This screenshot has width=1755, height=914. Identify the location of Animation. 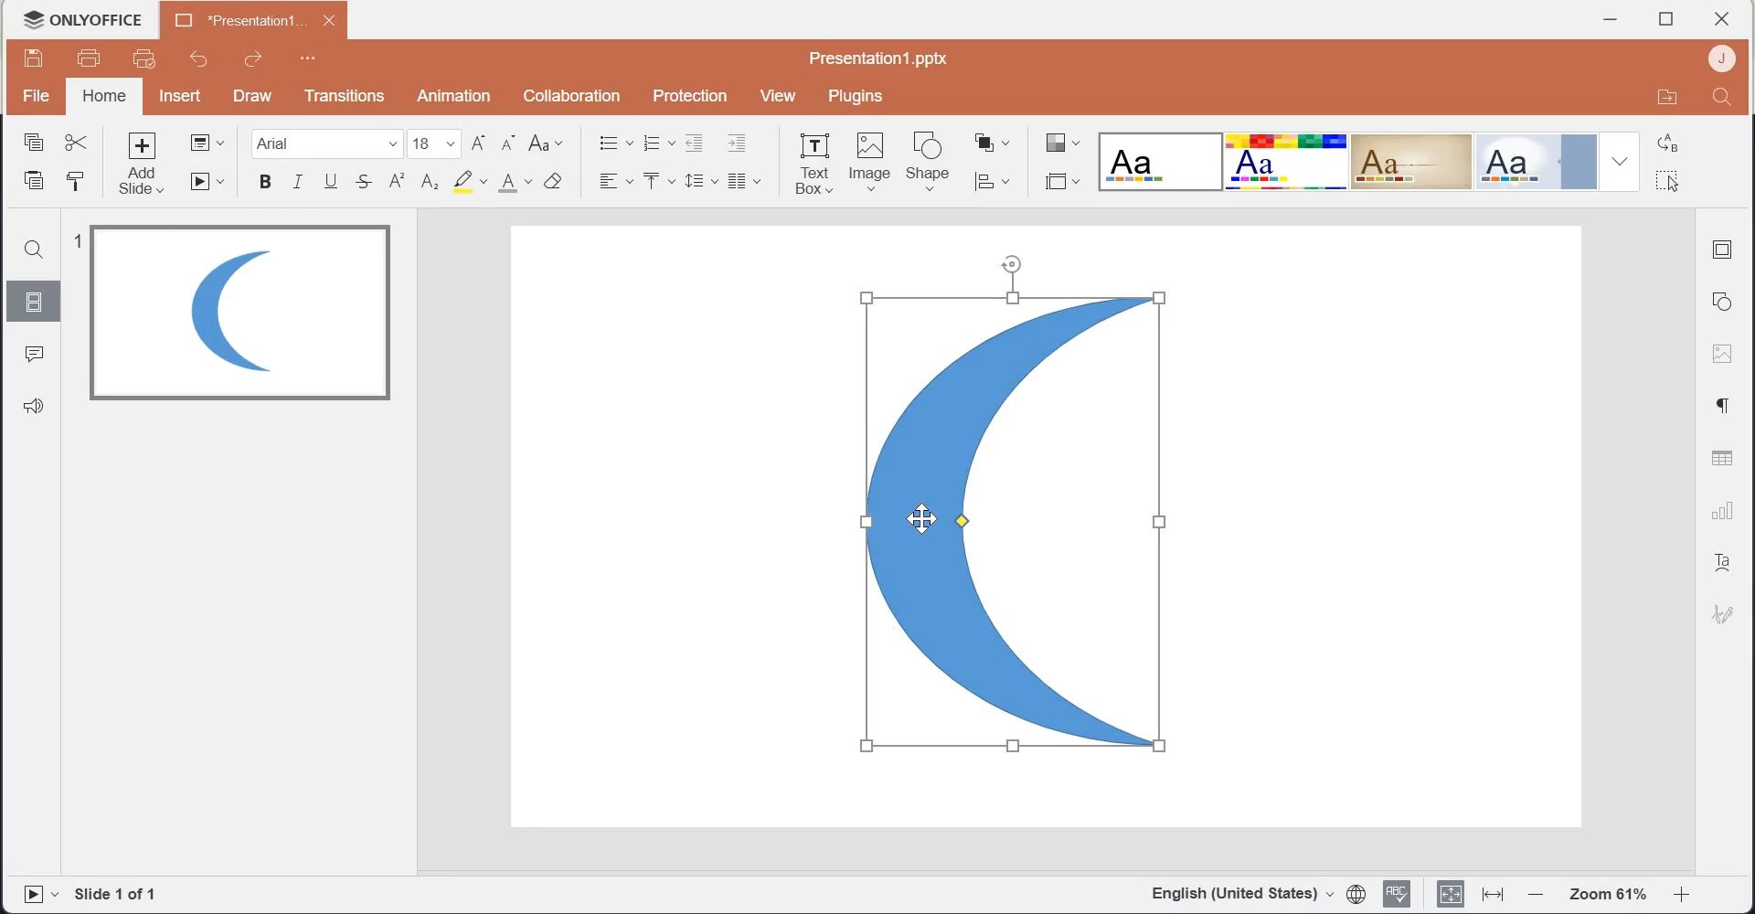
(453, 96).